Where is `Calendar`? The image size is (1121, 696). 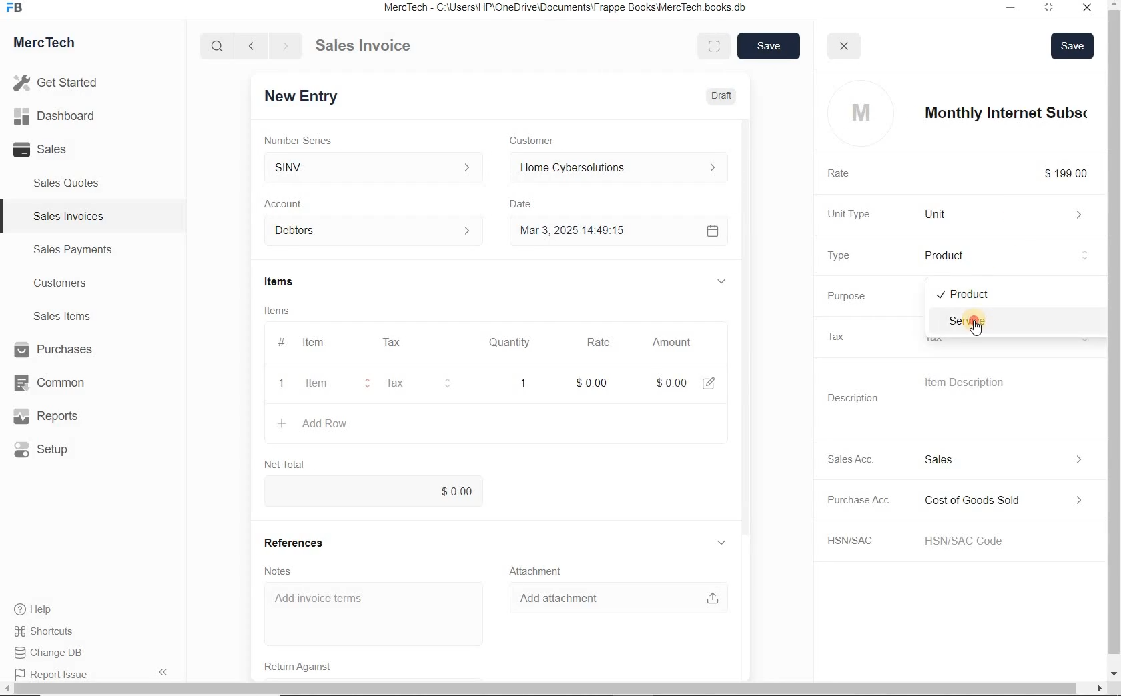
Calendar is located at coordinates (716, 230).